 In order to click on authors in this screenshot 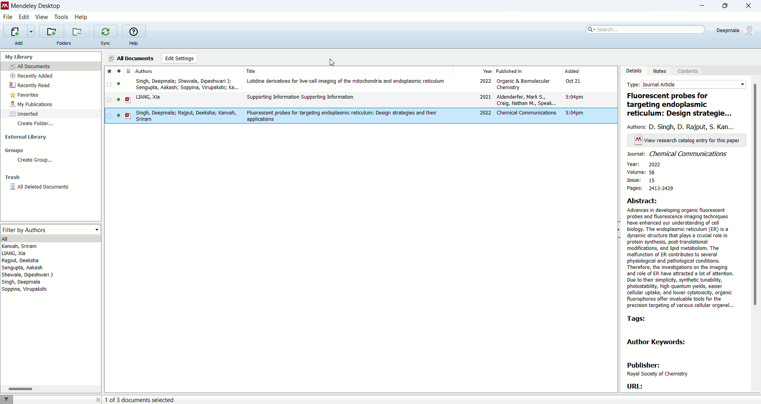, I will do `click(683, 127)`.